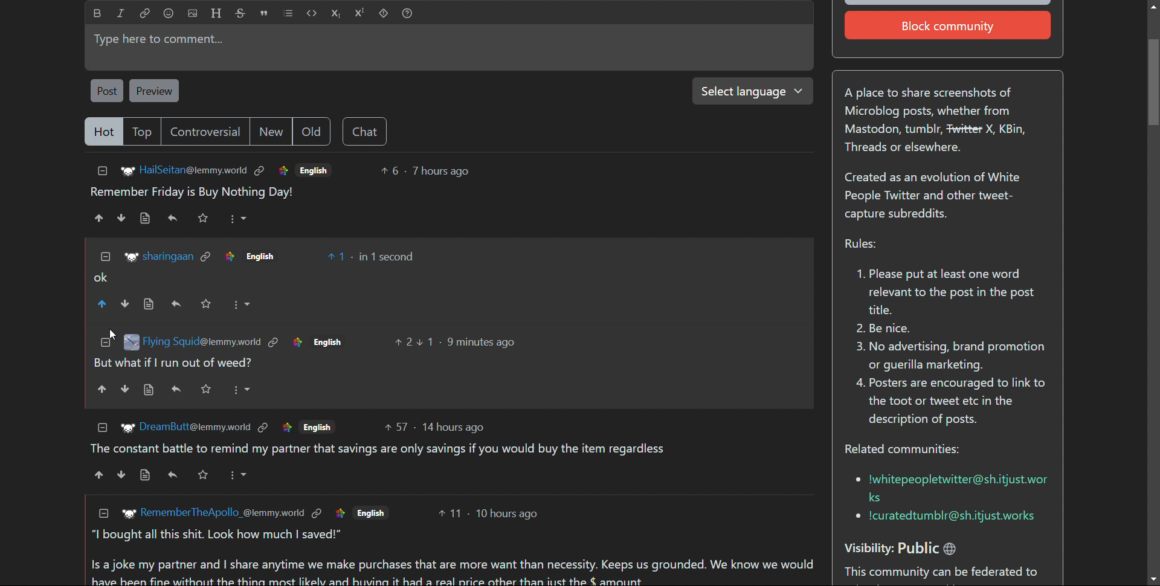  What do you see at coordinates (97, 218) in the screenshot?
I see `upvotes` at bounding box center [97, 218].